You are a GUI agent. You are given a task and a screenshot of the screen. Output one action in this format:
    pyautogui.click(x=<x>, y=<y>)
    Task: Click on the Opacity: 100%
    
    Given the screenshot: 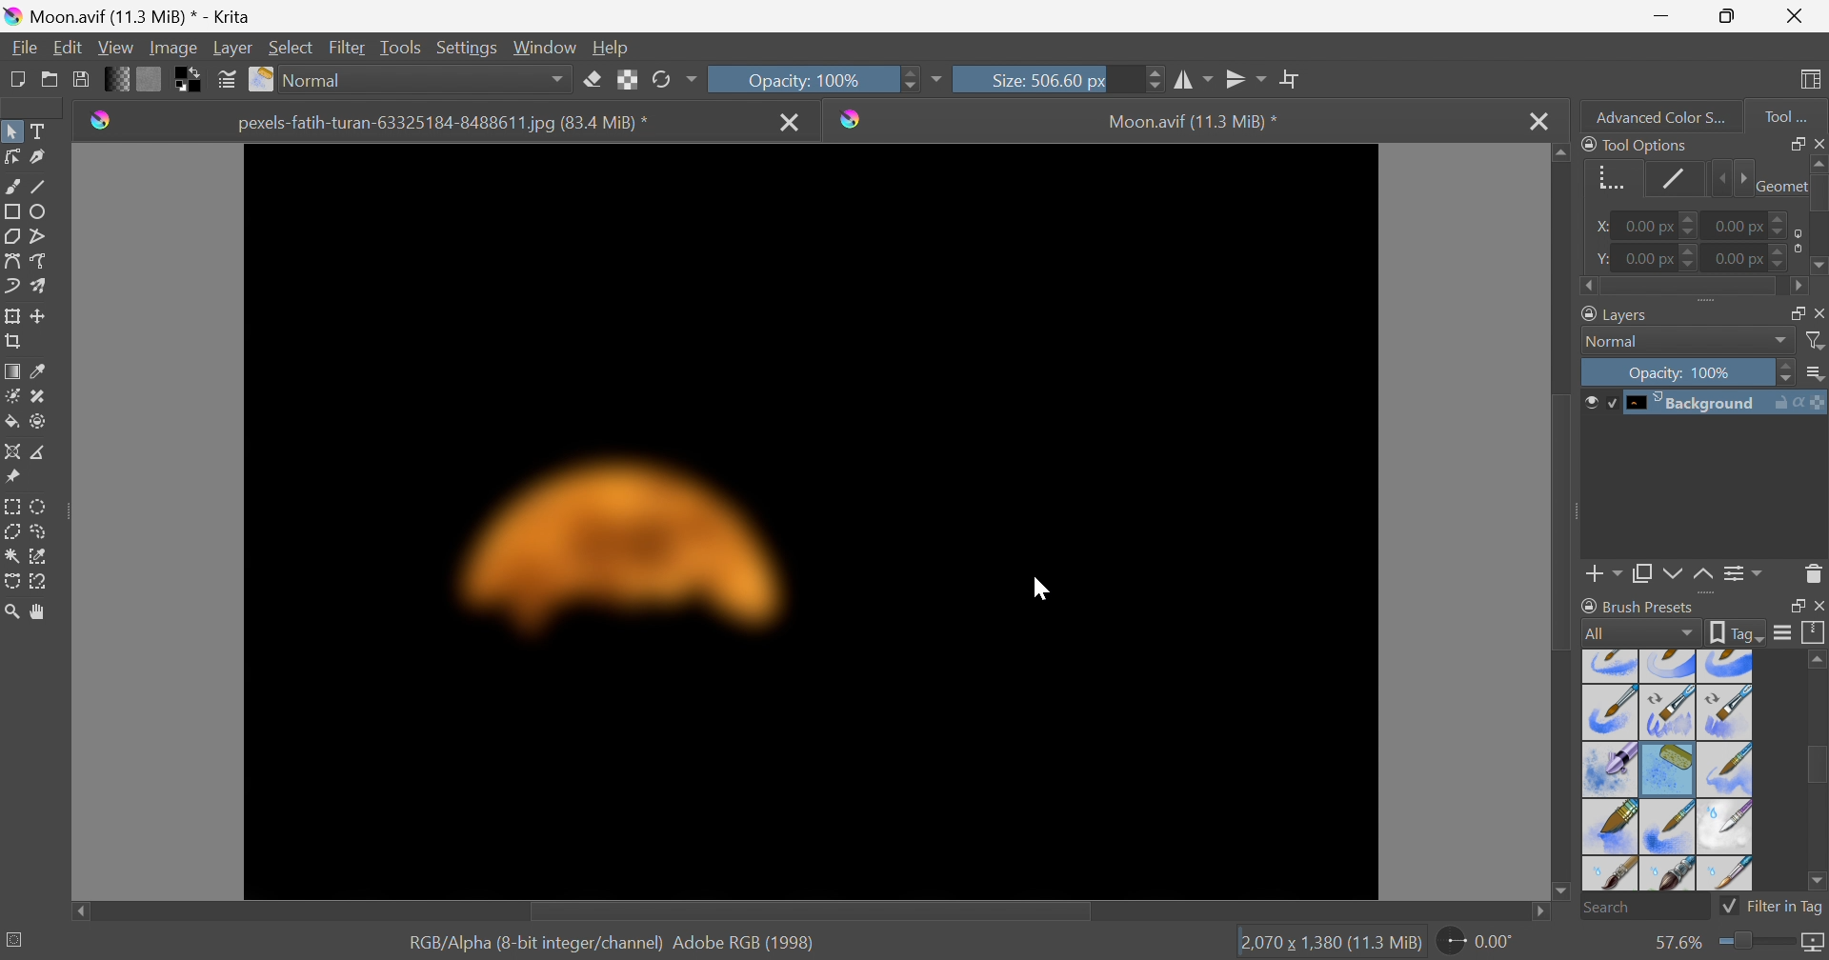 What is the action you would take?
    pyautogui.click(x=1685, y=370)
    